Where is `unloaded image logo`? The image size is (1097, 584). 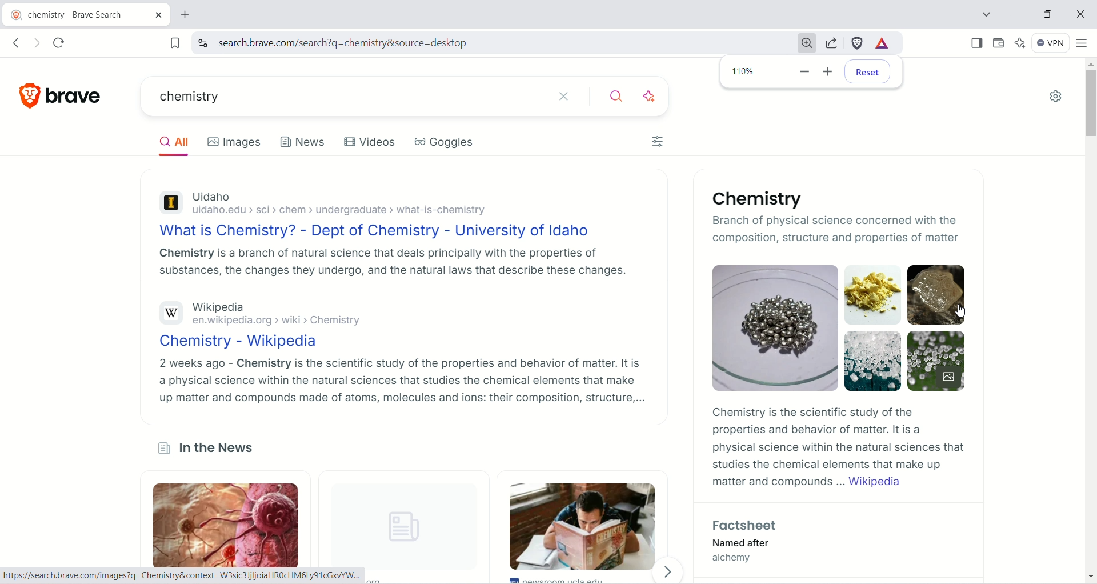
unloaded image logo is located at coordinates (404, 526).